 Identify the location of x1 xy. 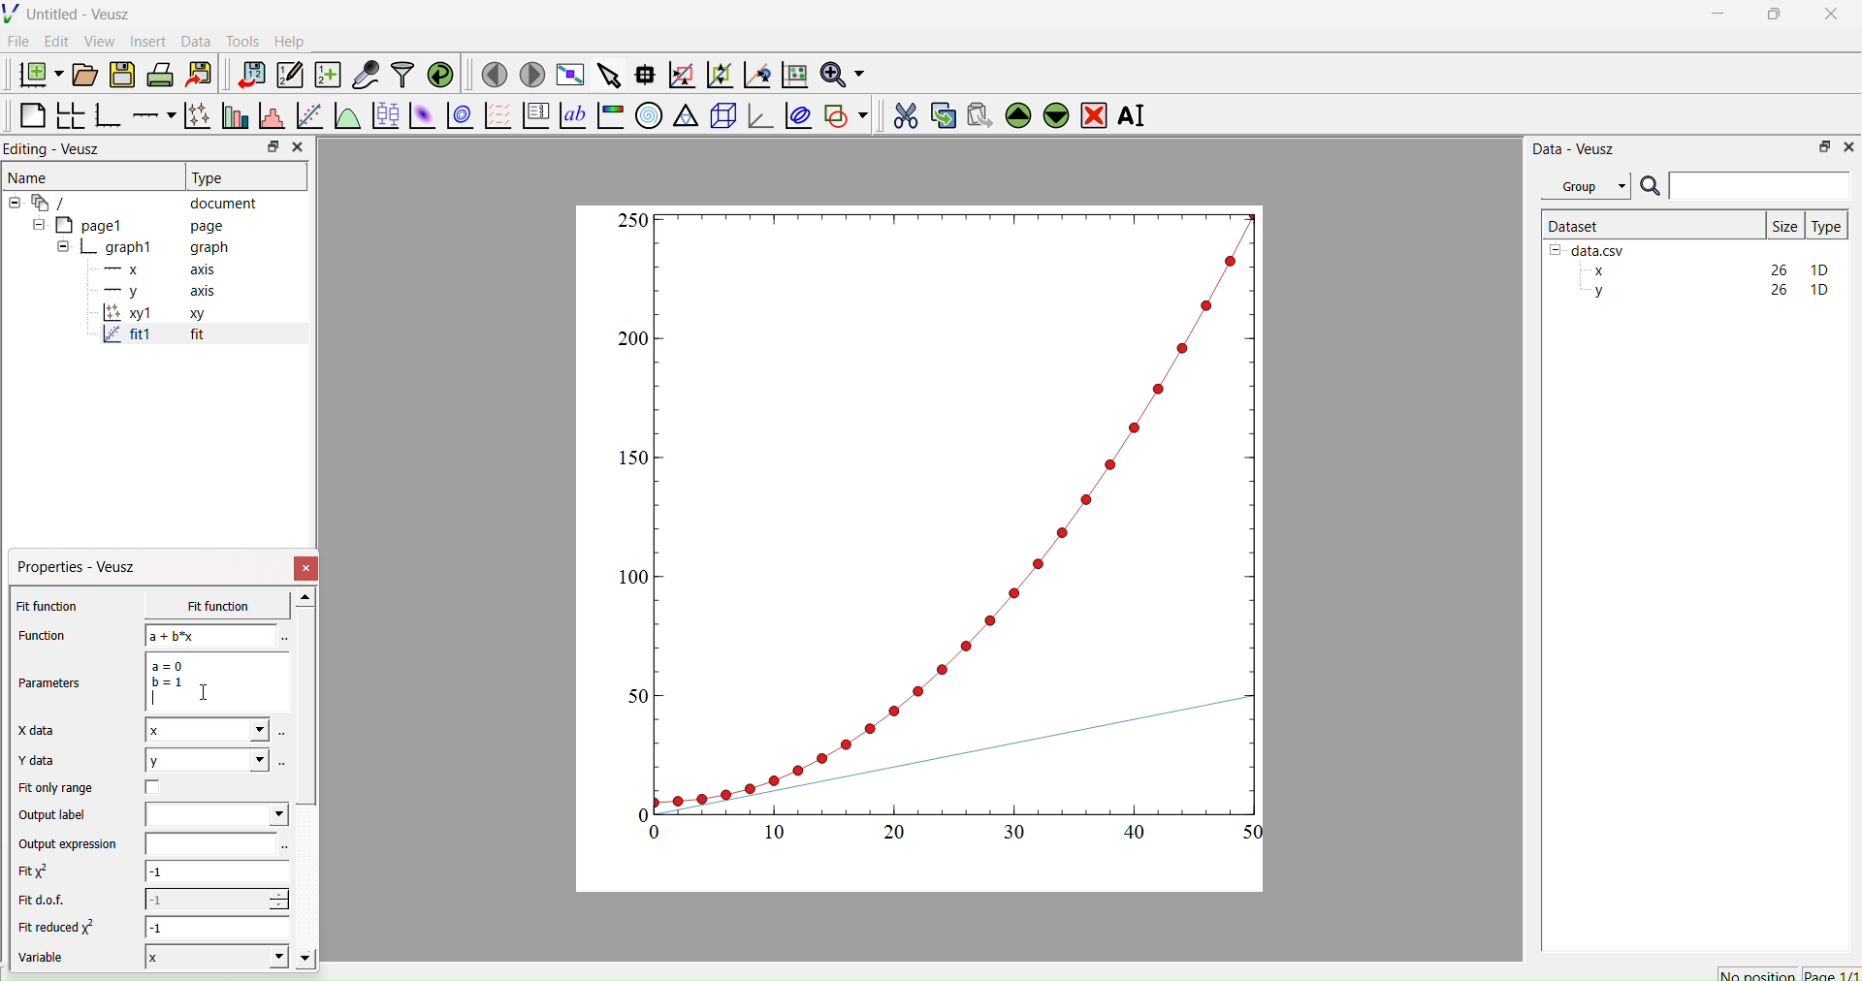
(153, 315).